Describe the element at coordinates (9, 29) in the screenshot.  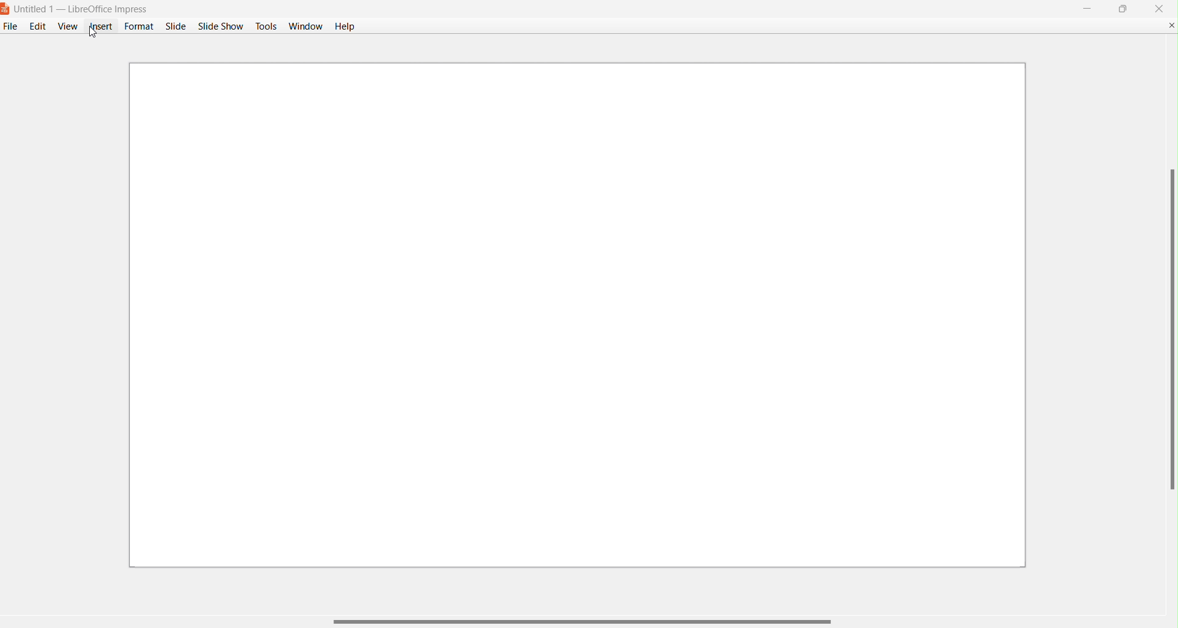
I see `File` at that location.